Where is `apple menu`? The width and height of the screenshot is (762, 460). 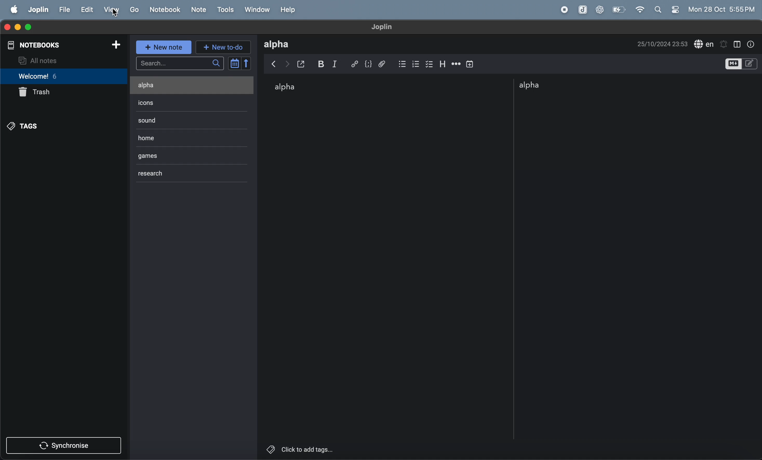 apple menu is located at coordinates (13, 10).